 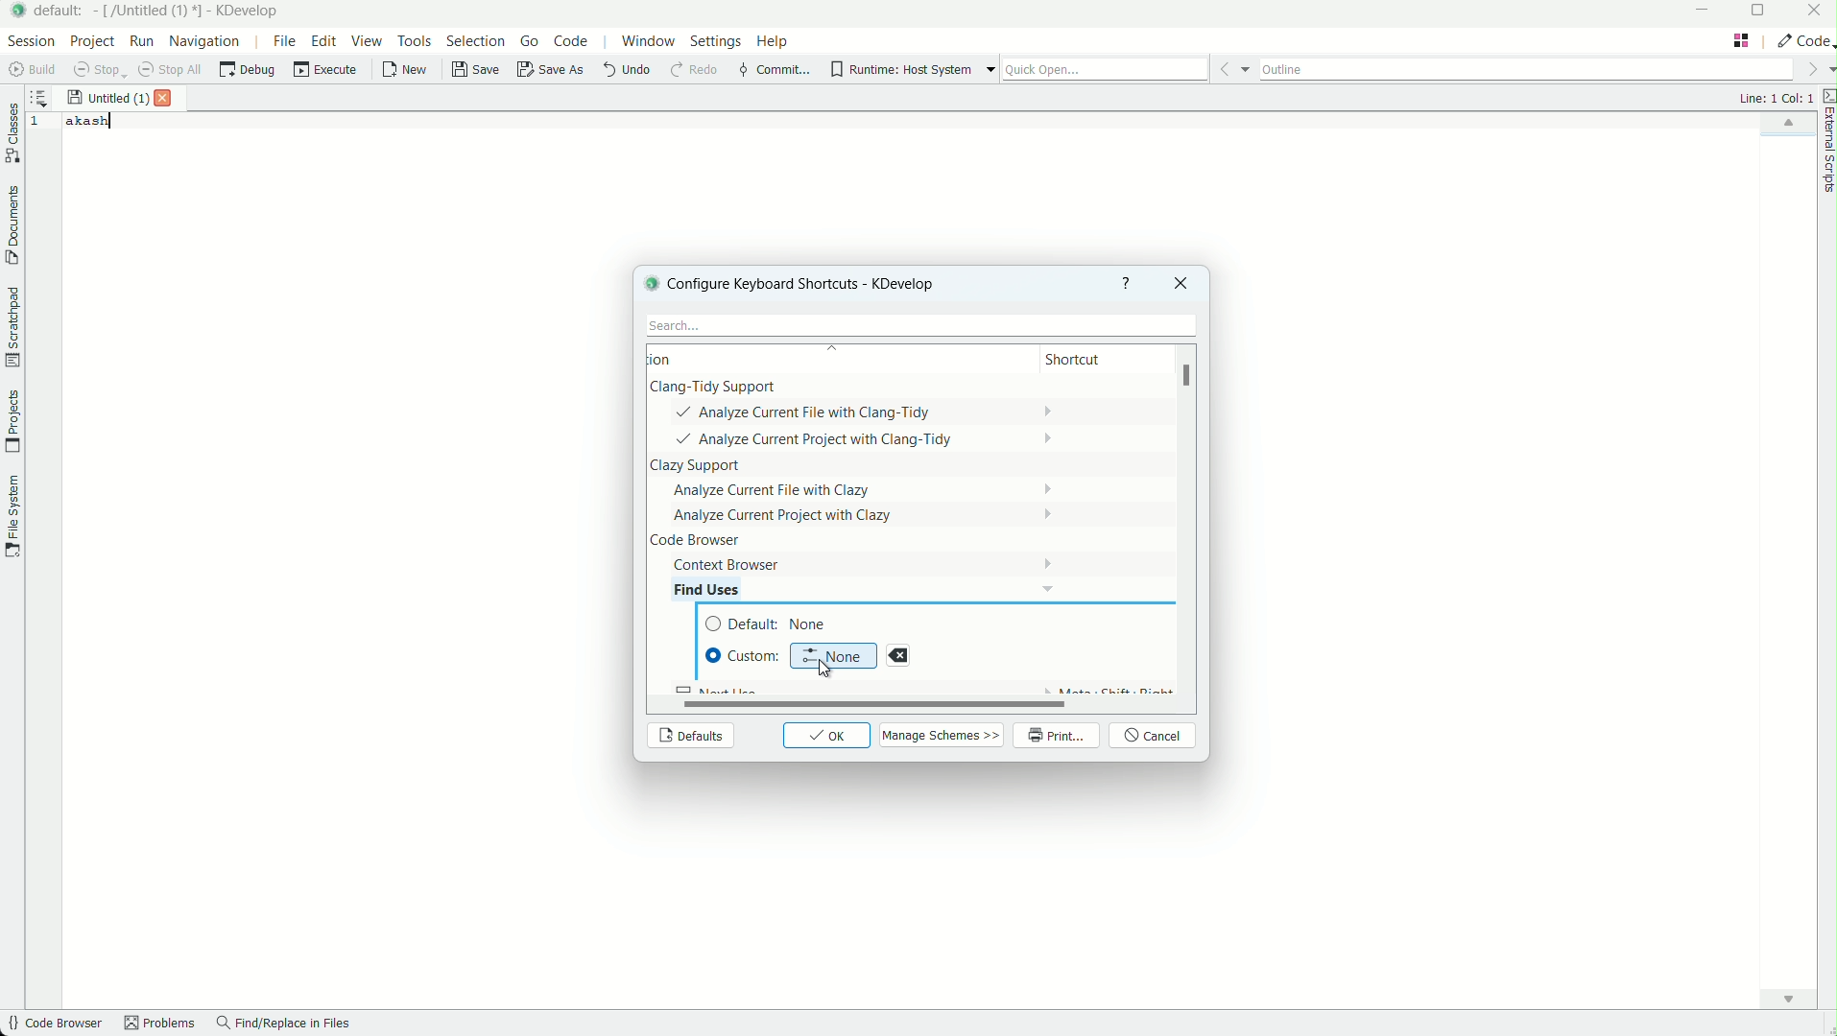 What do you see at coordinates (107, 99) in the screenshot?
I see `file name` at bounding box center [107, 99].